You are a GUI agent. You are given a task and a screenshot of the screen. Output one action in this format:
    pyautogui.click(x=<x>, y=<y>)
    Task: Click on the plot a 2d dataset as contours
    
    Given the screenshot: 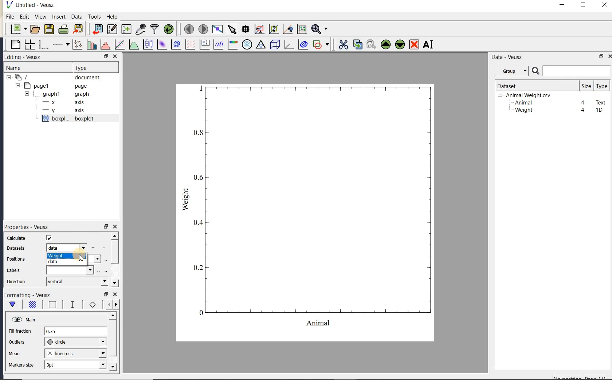 What is the action you would take?
    pyautogui.click(x=175, y=44)
    